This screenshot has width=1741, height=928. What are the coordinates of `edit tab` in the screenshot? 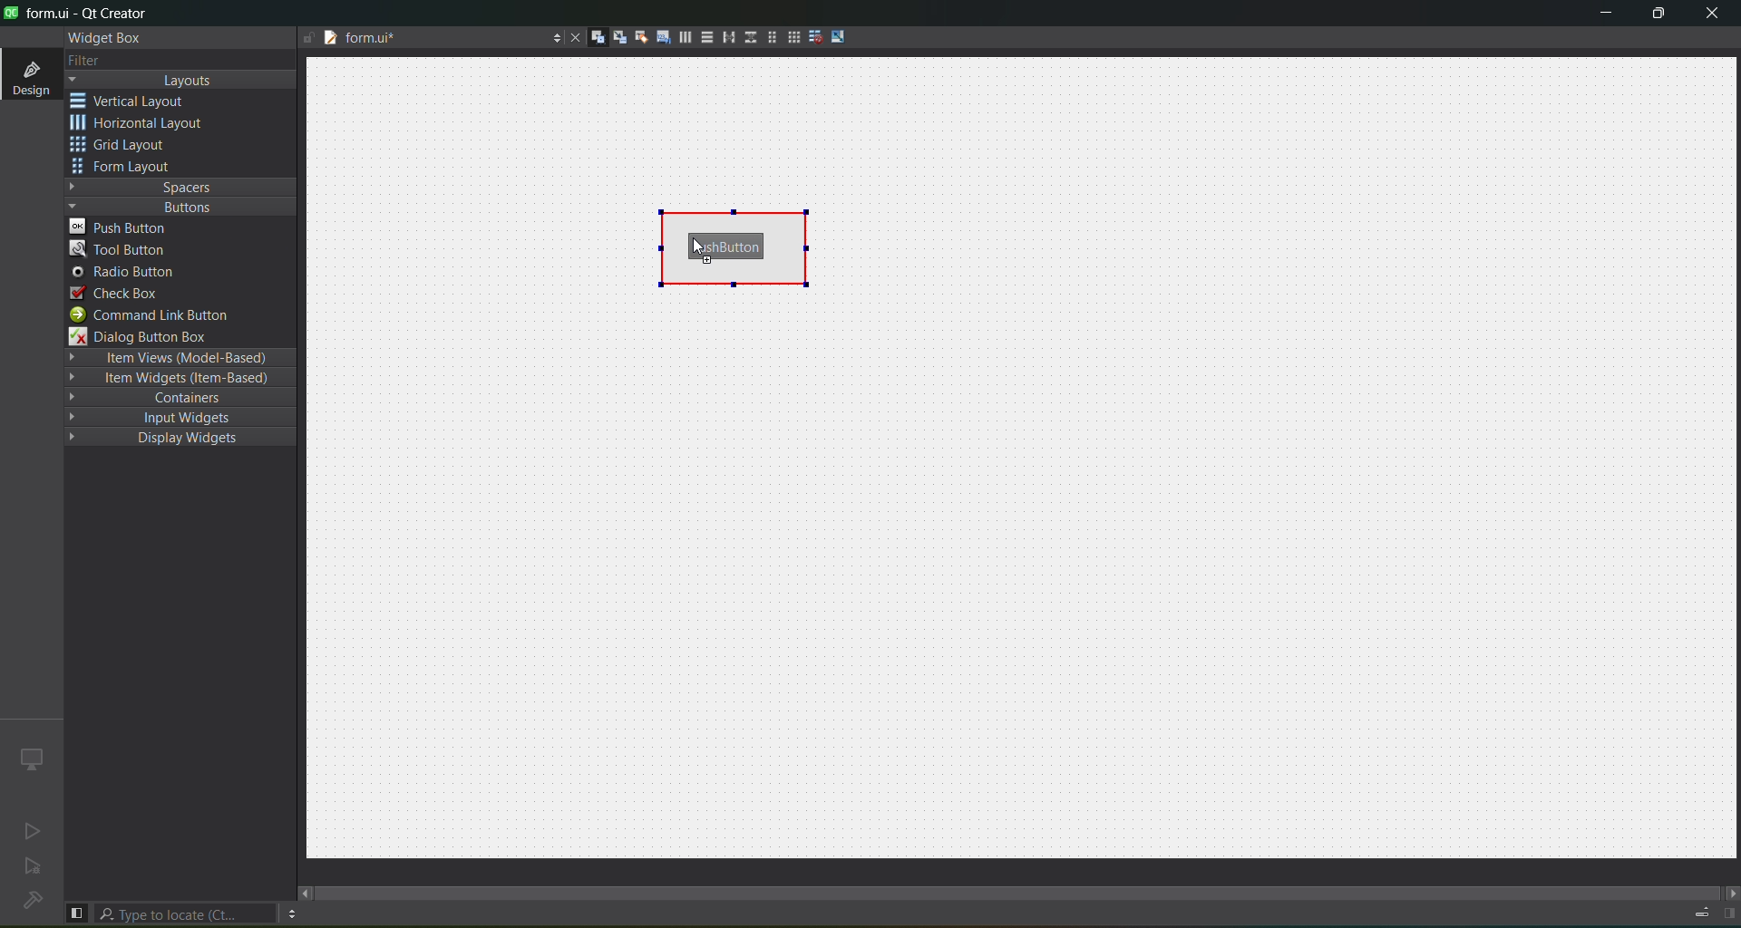 It's located at (663, 41).